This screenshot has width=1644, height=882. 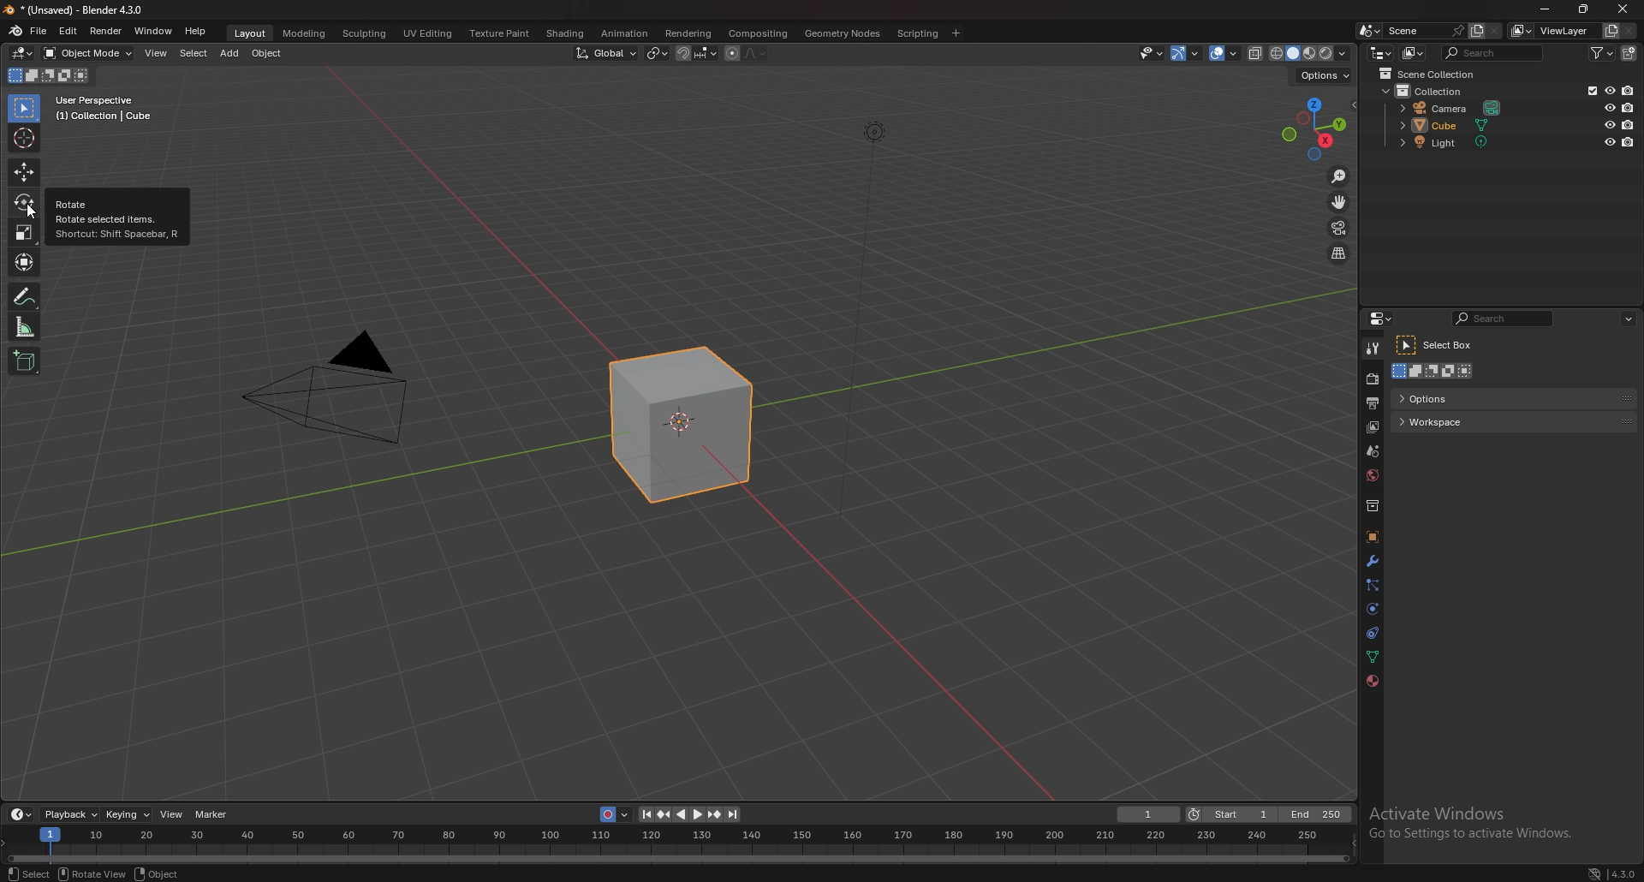 What do you see at coordinates (1432, 74) in the screenshot?
I see `scene collection` at bounding box center [1432, 74].